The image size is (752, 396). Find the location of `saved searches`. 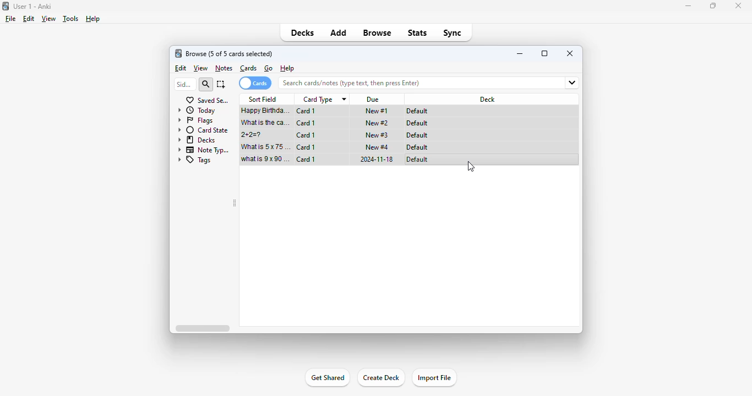

saved searches is located at coordinates (208, 100).